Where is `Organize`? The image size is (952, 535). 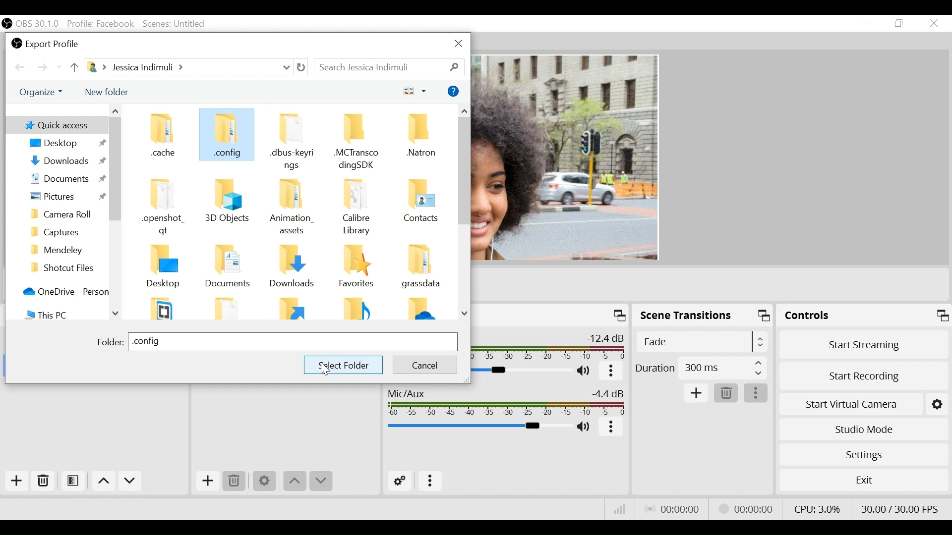 Organize is located at coordinates (44, 93).